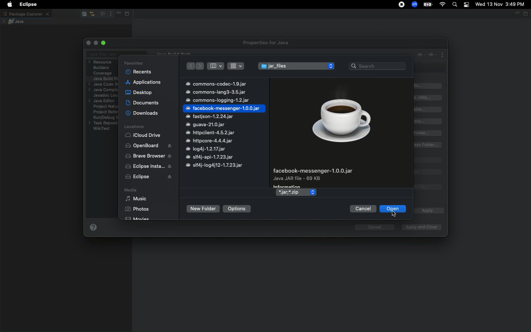 The width and height of the screenshot is (531, 332). I want to click on Back, so click(190, 66).